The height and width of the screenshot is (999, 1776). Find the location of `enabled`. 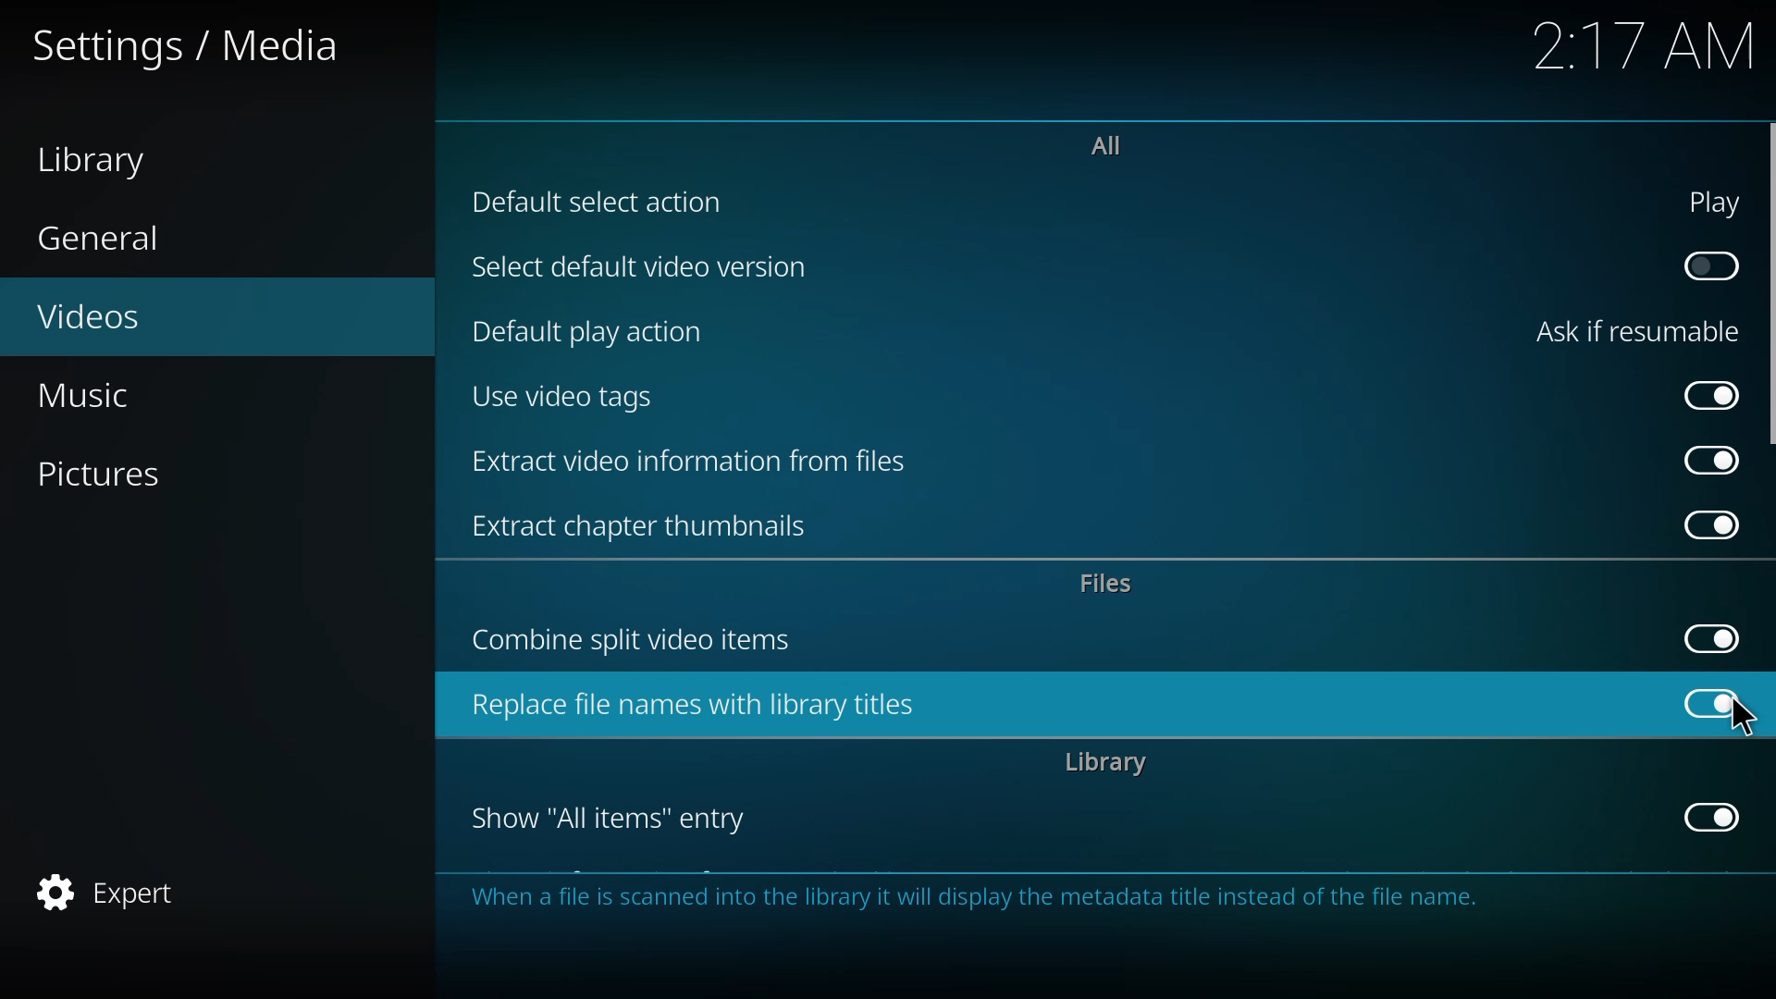

enabled is located at coordinates (1708, 526).